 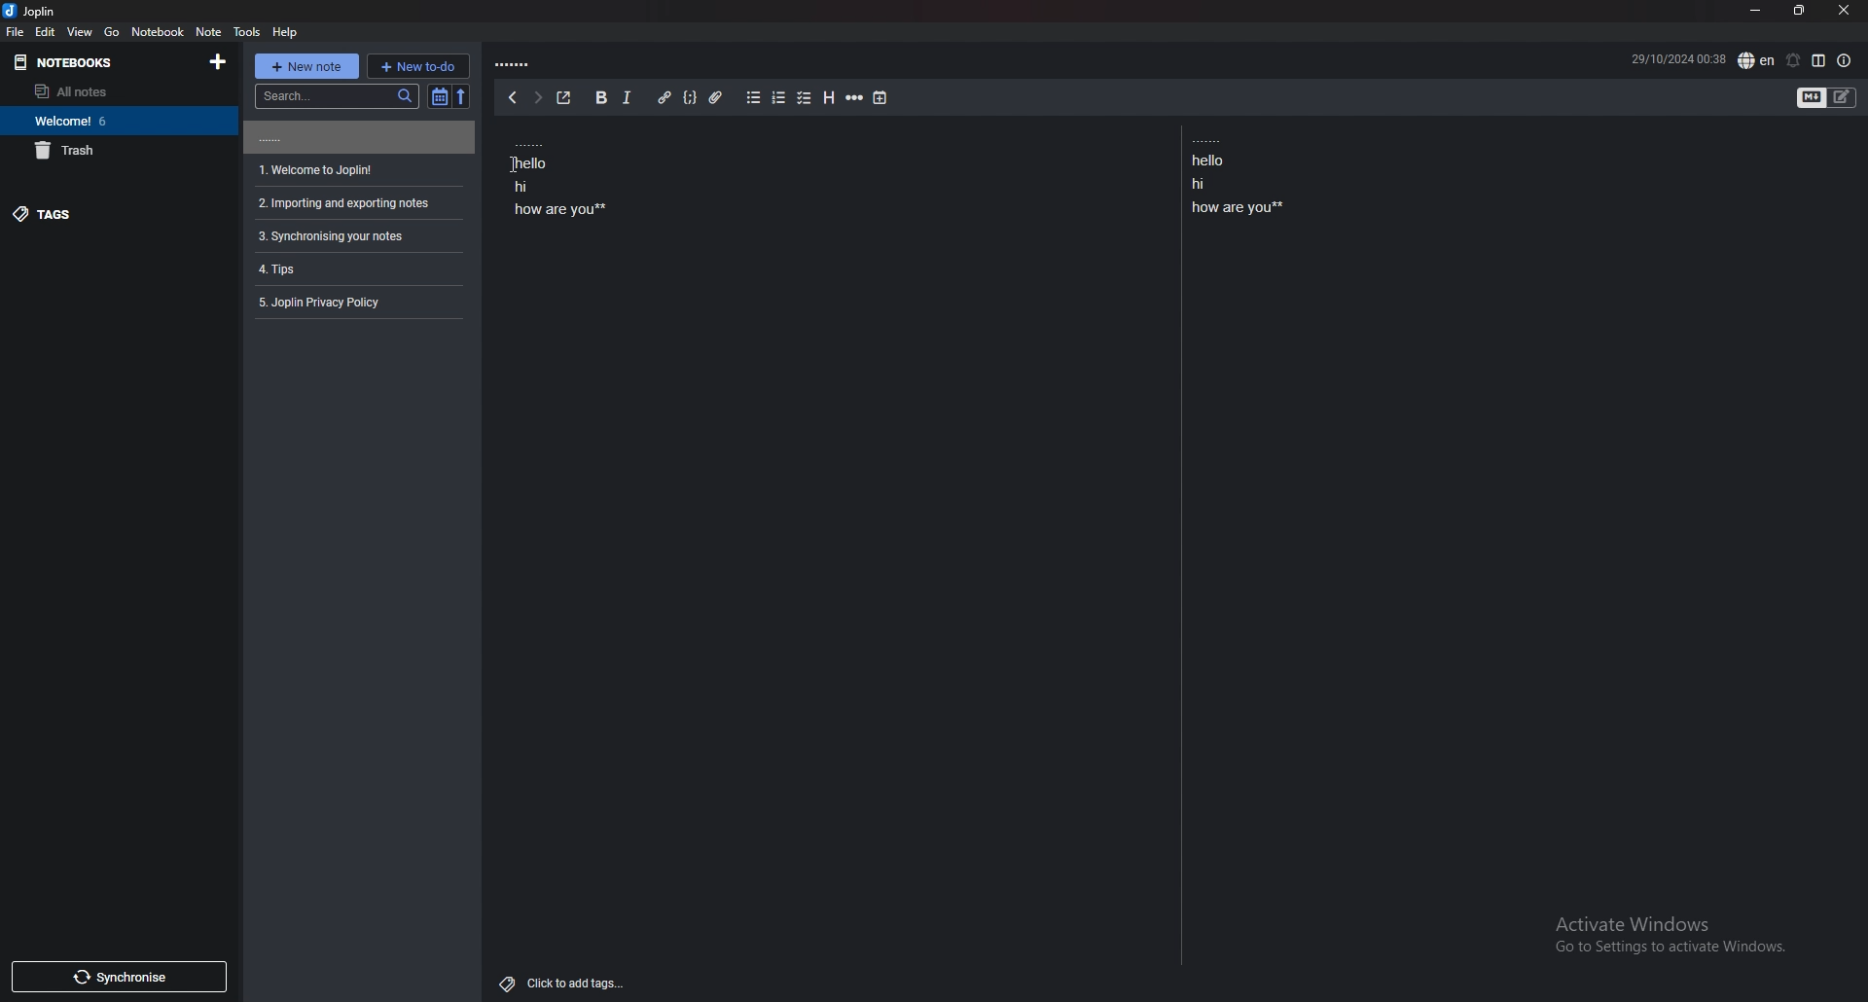 What do you see at coordinates (1758, 60) in the screenshot?
I see `spell check` at bounding box center [1758, 60].